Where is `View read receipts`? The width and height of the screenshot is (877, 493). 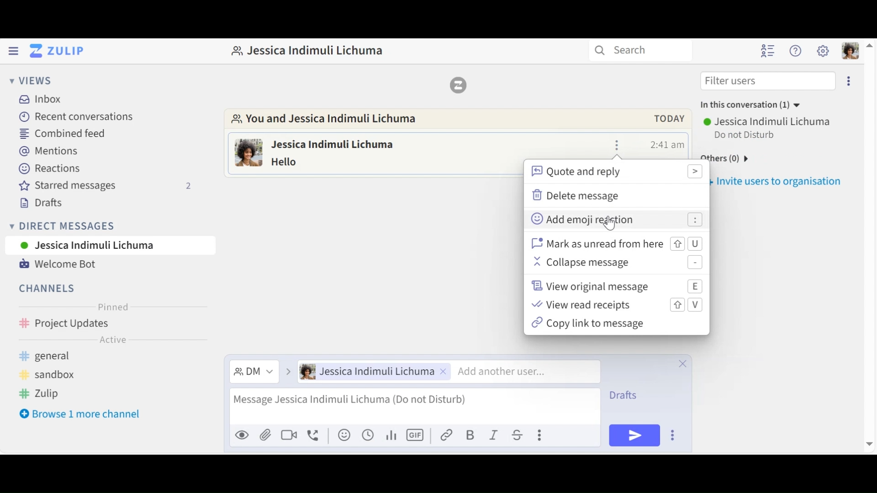
View read receipts is located at coordinates (615, 304).